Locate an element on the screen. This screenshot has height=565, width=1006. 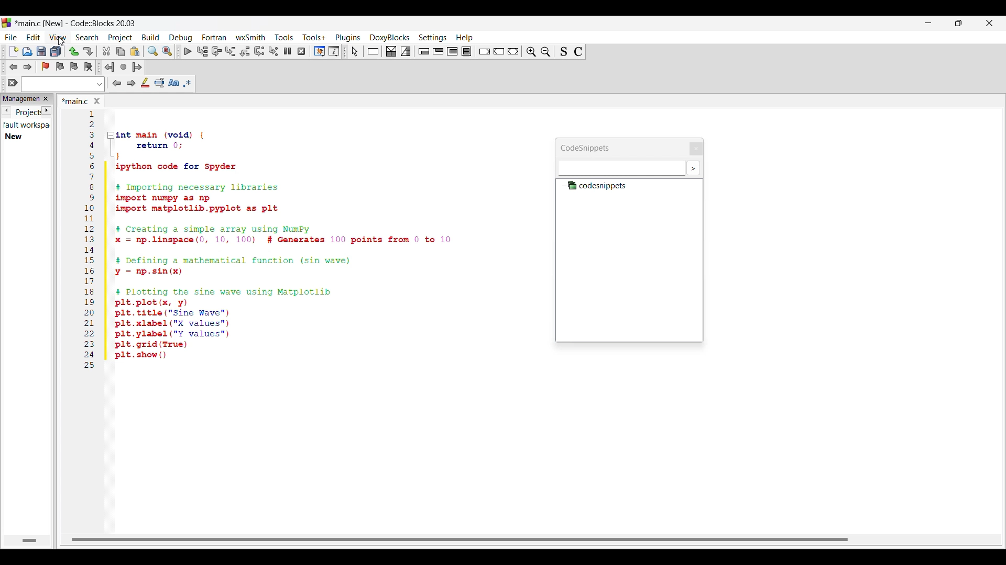
Next is located at coordinates (47, 110).